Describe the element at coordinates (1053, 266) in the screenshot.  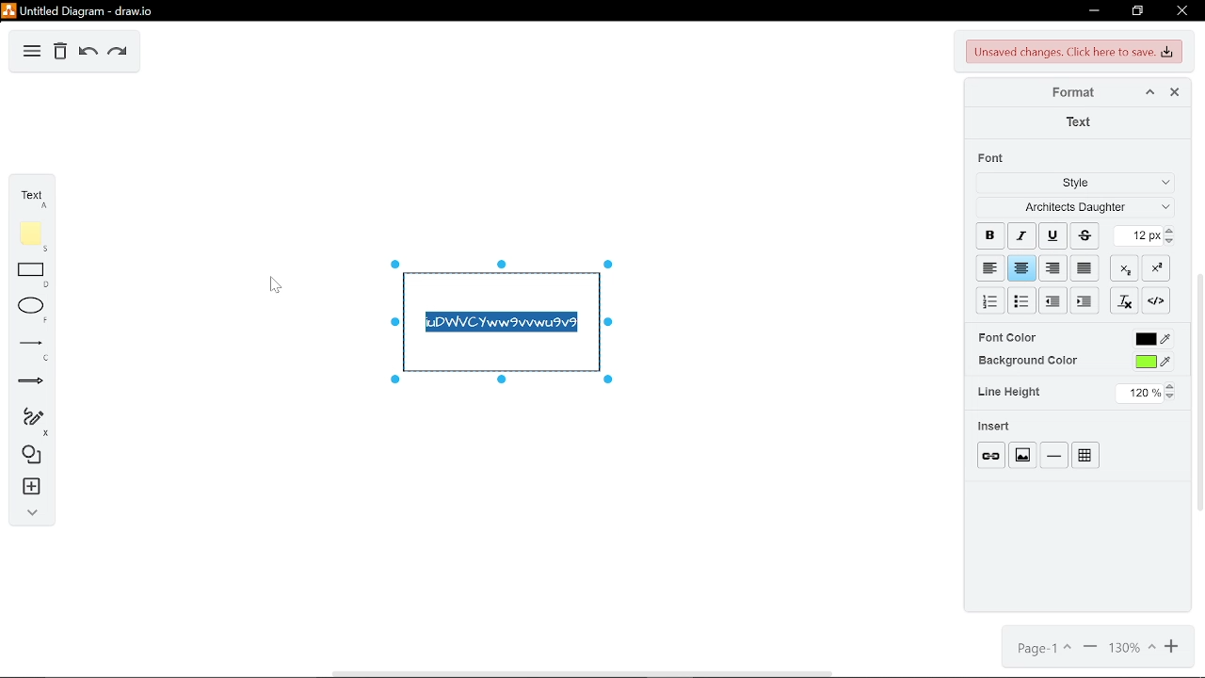
I see `align center` at that location.